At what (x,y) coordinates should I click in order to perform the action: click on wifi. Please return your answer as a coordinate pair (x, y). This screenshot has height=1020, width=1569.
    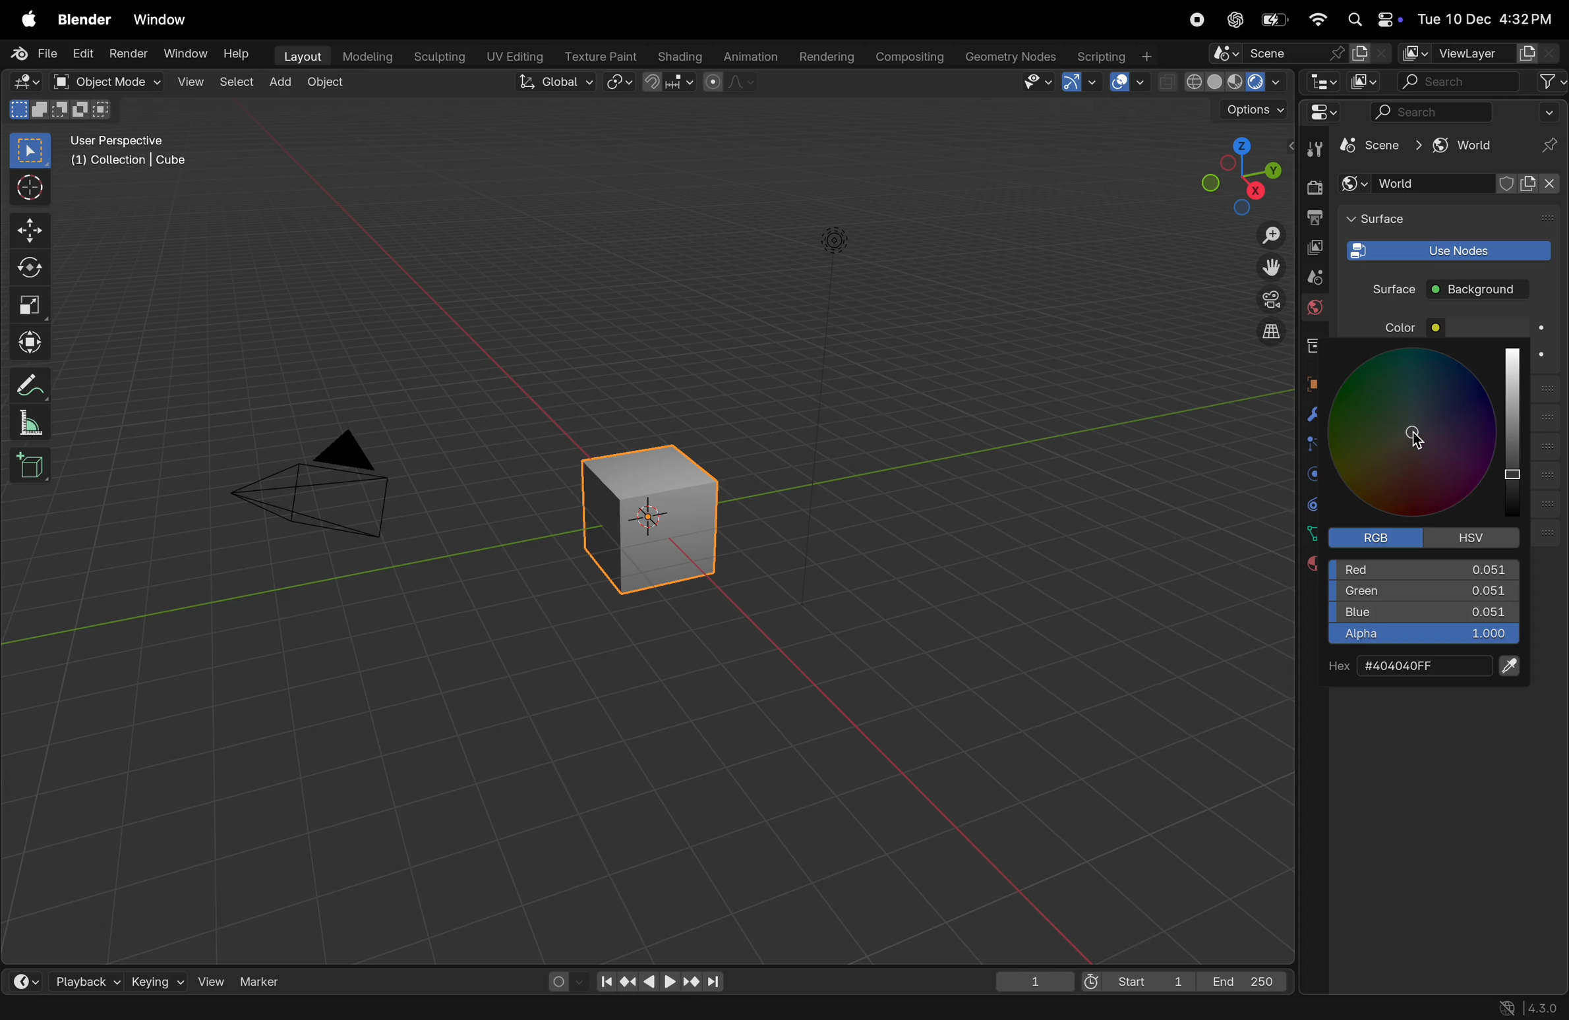
    Looking at the image, I should click on (1317, 19).